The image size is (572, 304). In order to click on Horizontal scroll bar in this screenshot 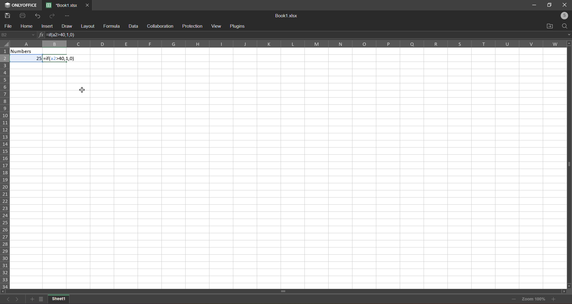, I will do `click(284, 291)`.